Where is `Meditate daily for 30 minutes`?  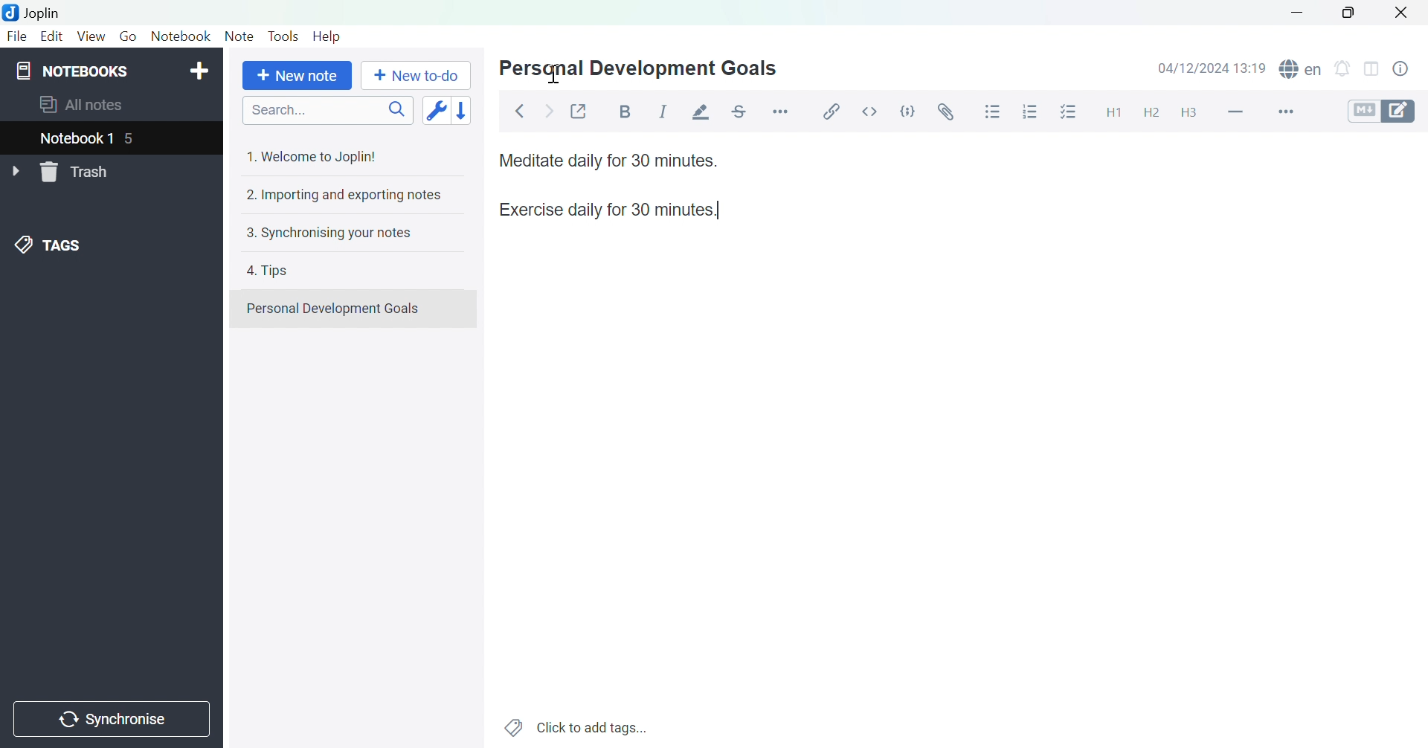 Meditate daily for 30 minutes is located at coordinates (608, 160).